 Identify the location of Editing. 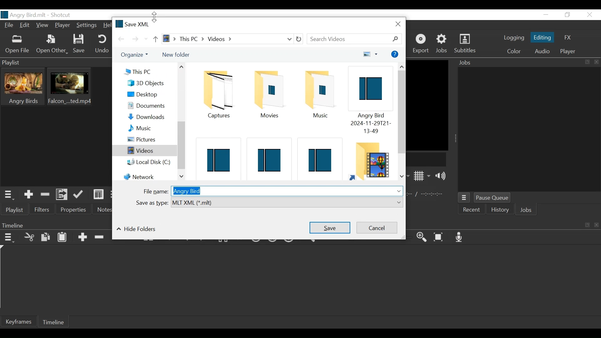
(542, 38).